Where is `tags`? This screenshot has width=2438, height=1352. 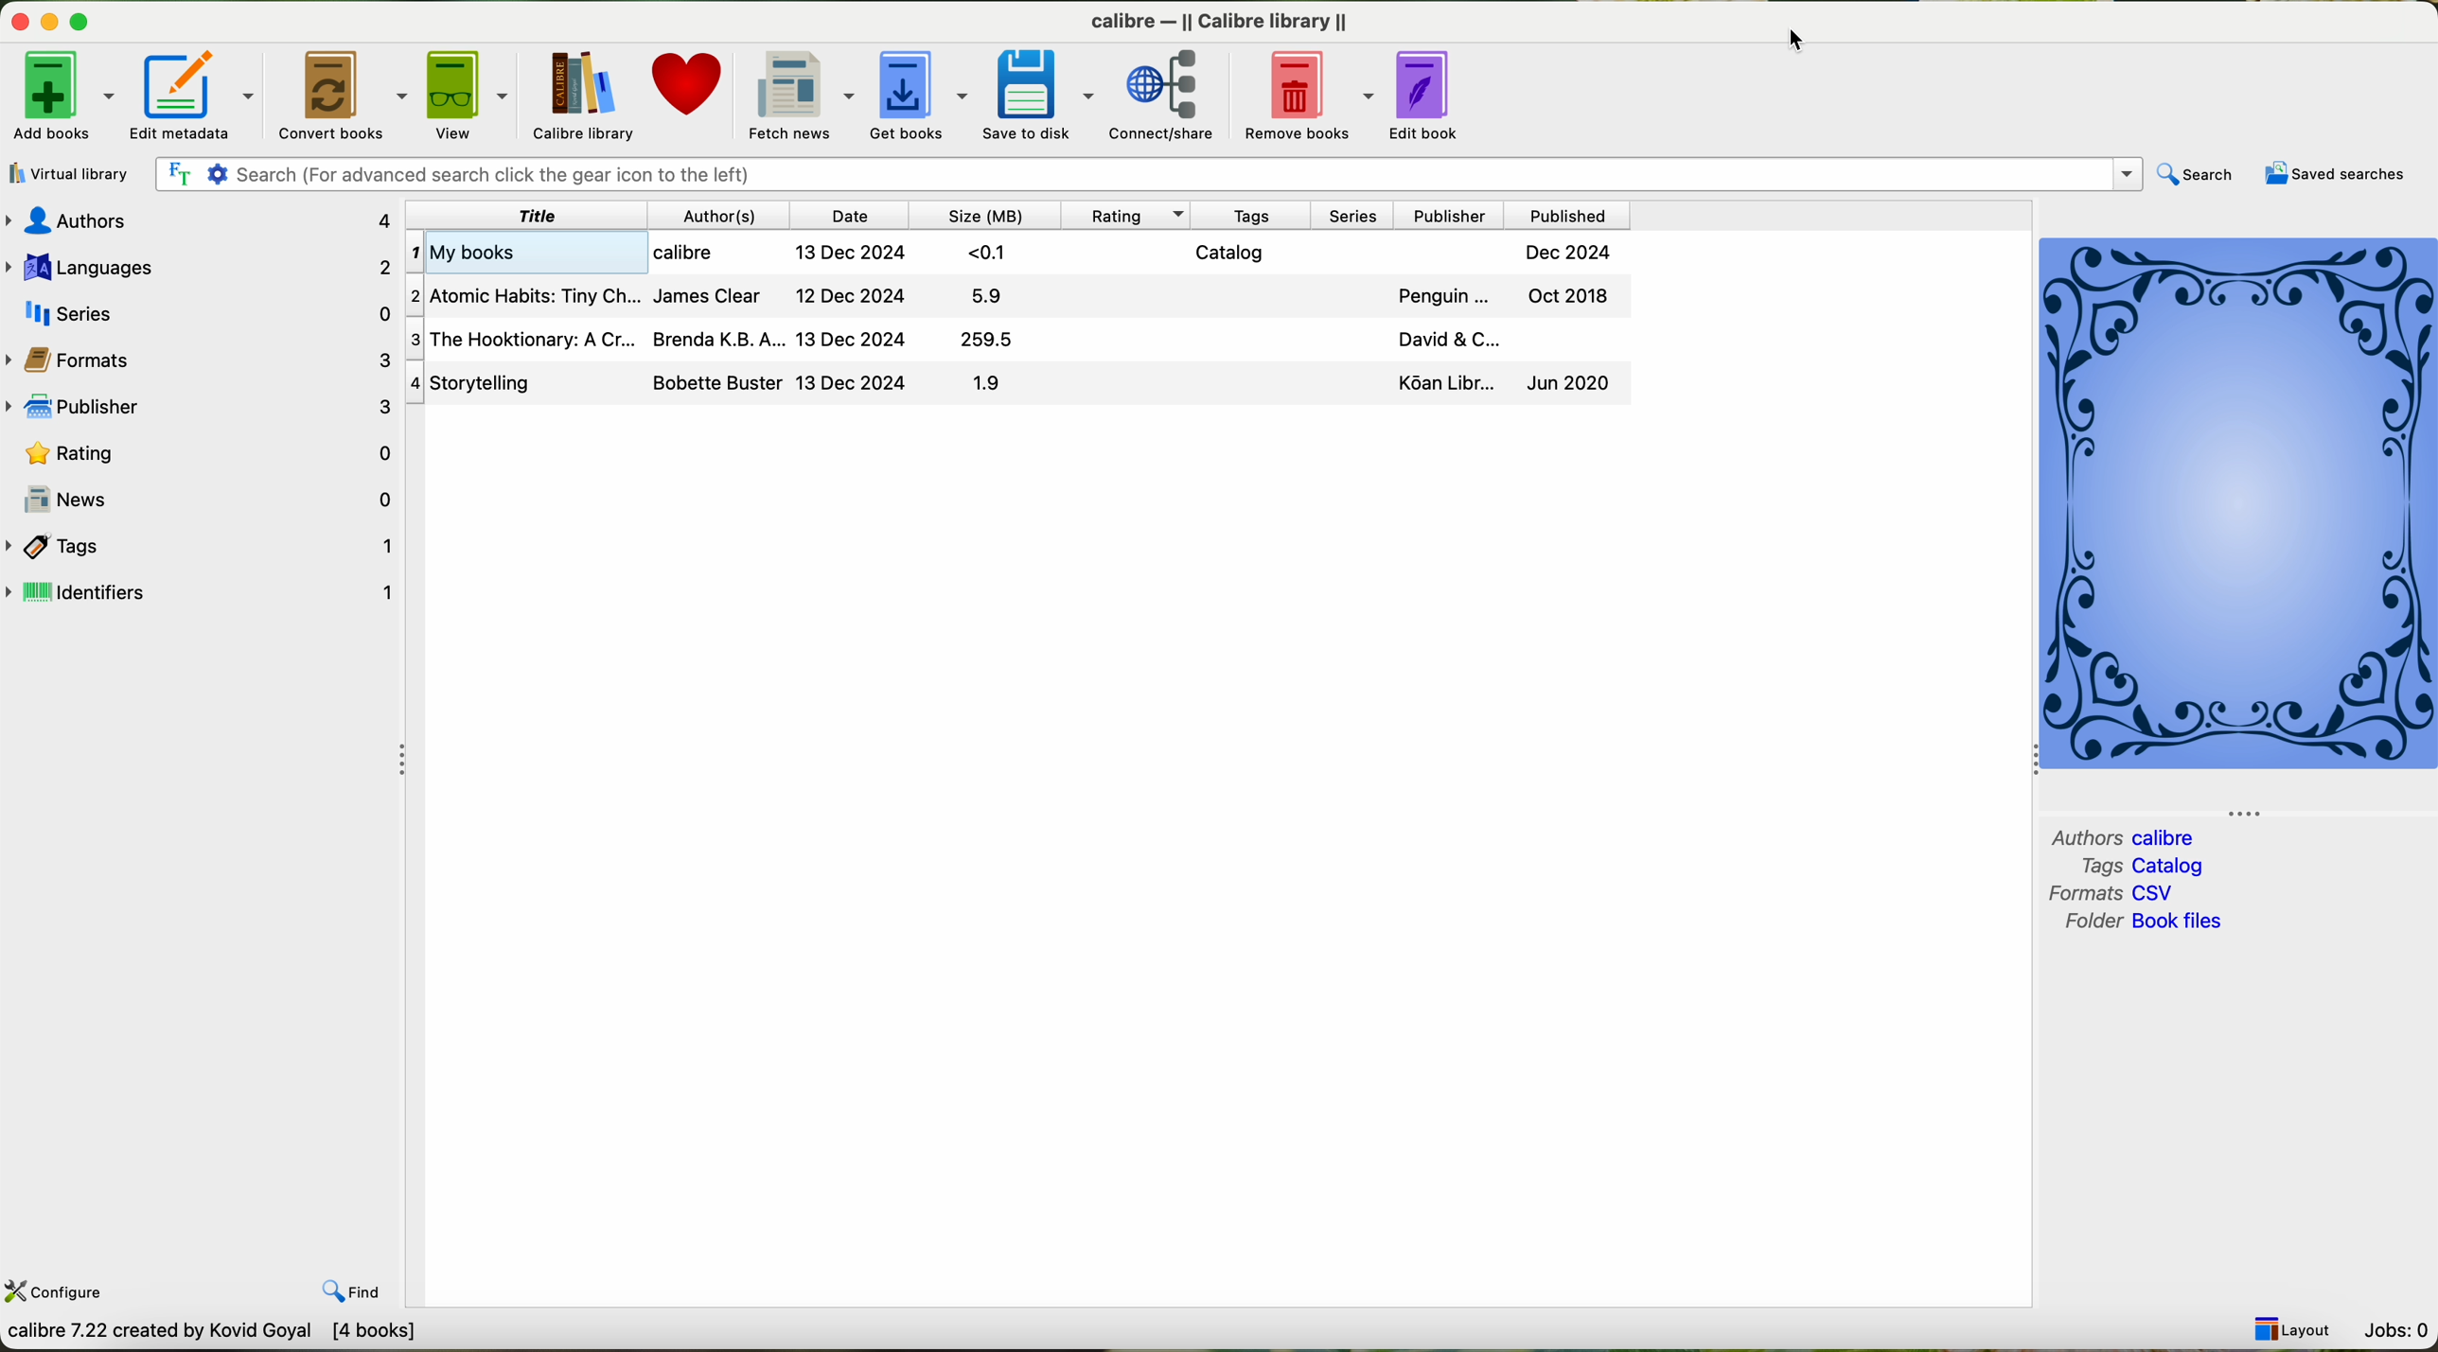 tags is located at coordinates (1252, 217).